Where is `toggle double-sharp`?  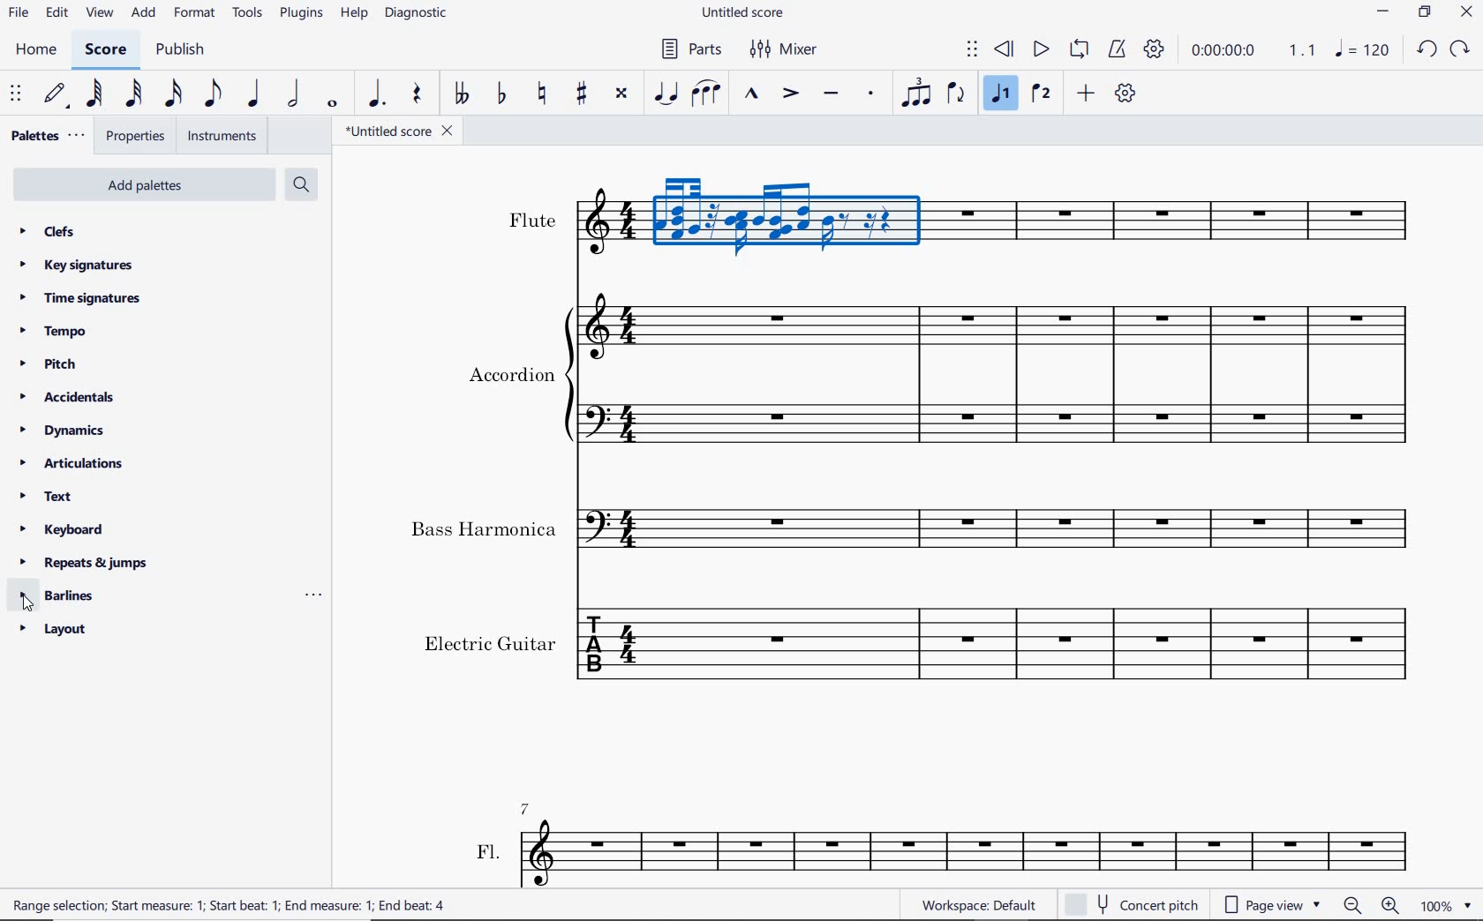 toggle double-sharp is located at coordinates (621, 94).